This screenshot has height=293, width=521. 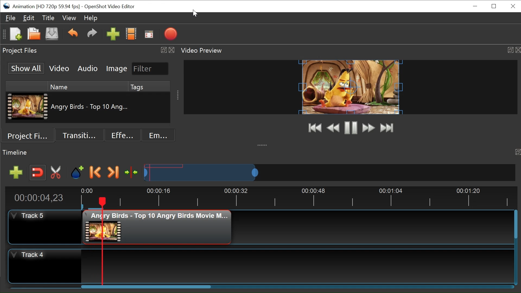 I want to click on Title, so click(x=48, y=18).